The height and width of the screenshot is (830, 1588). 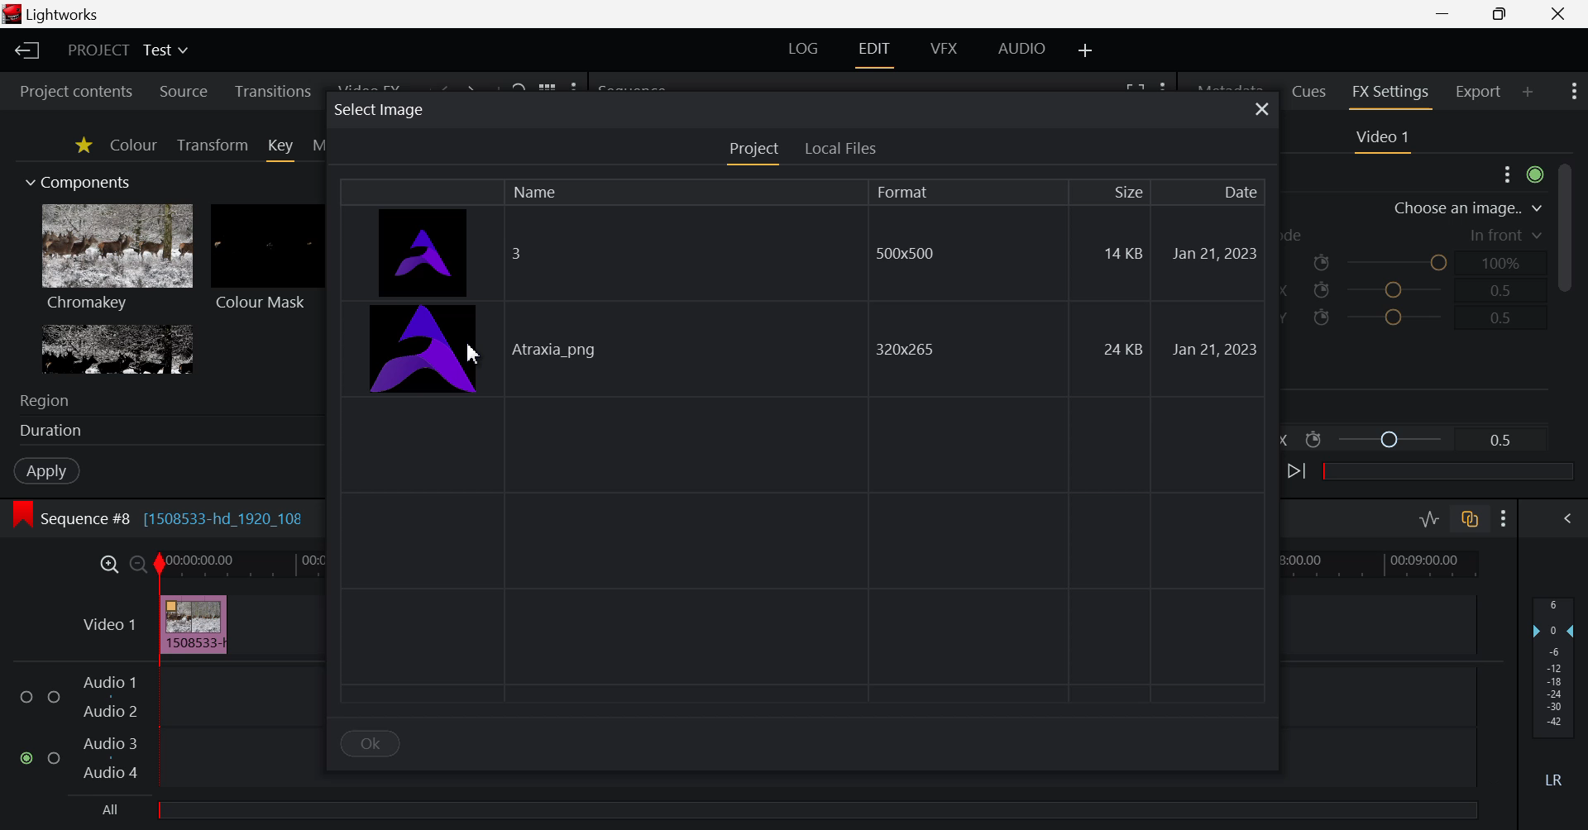 I want to click on choose an image, so click(x=1467, y=208).